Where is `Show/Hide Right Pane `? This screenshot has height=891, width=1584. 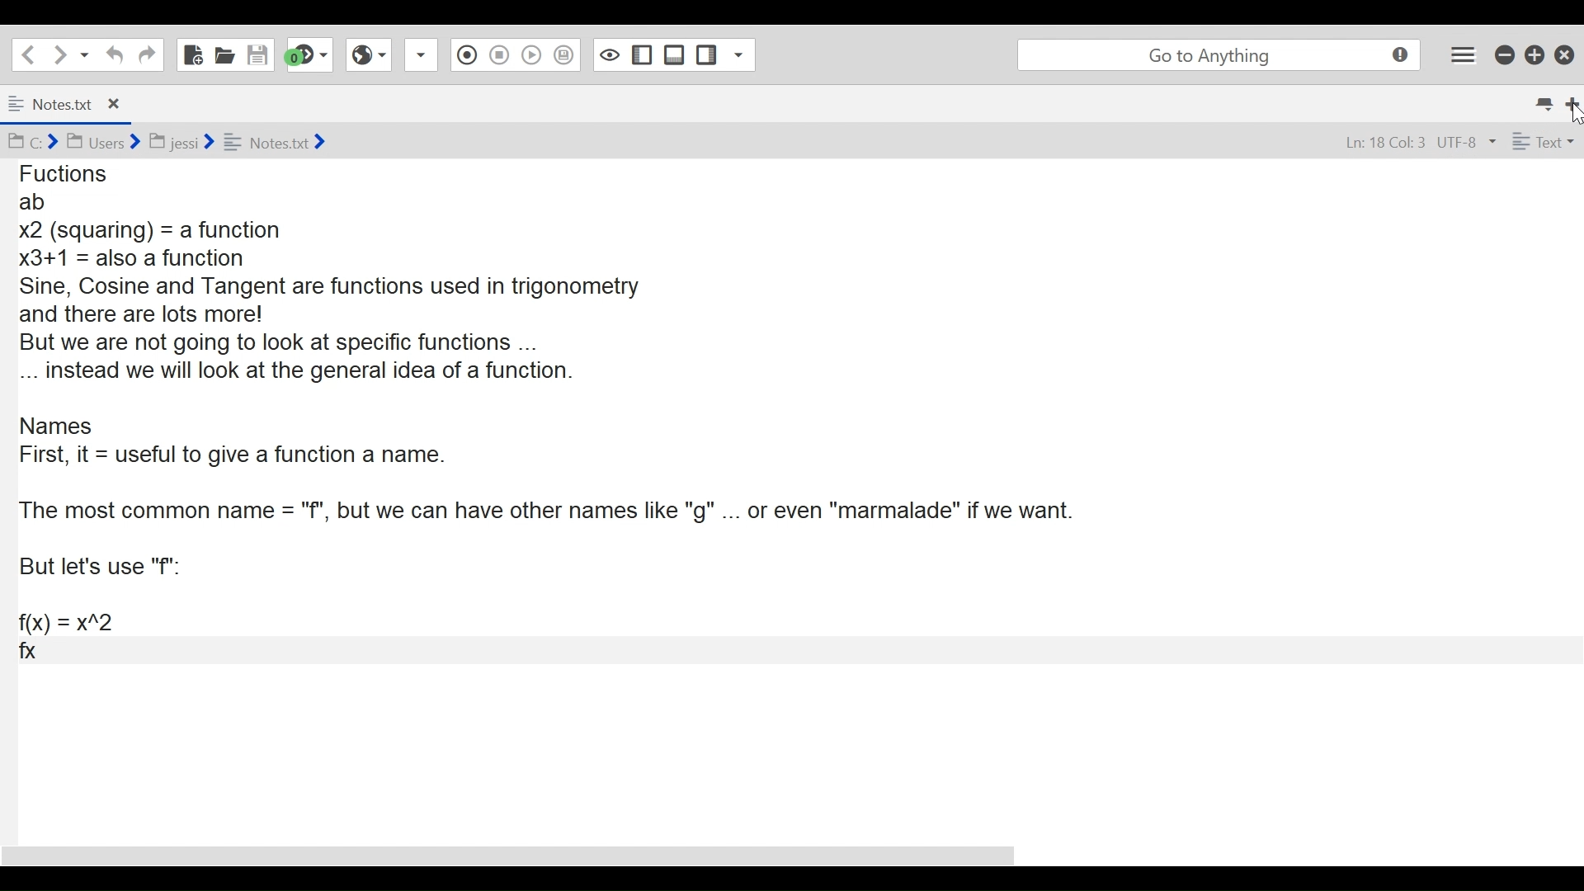
Show/Hide Right Pane  is located at coordinates (707, 54).